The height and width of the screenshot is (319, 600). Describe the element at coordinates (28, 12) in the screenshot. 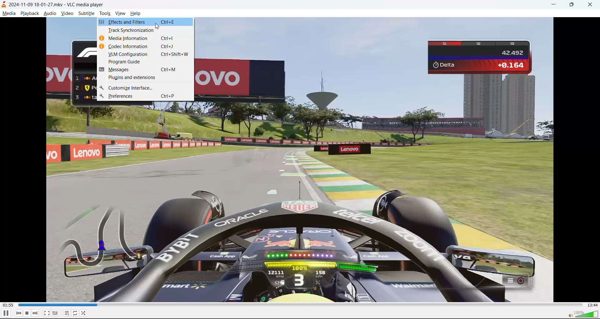

I see `playback` at that location.